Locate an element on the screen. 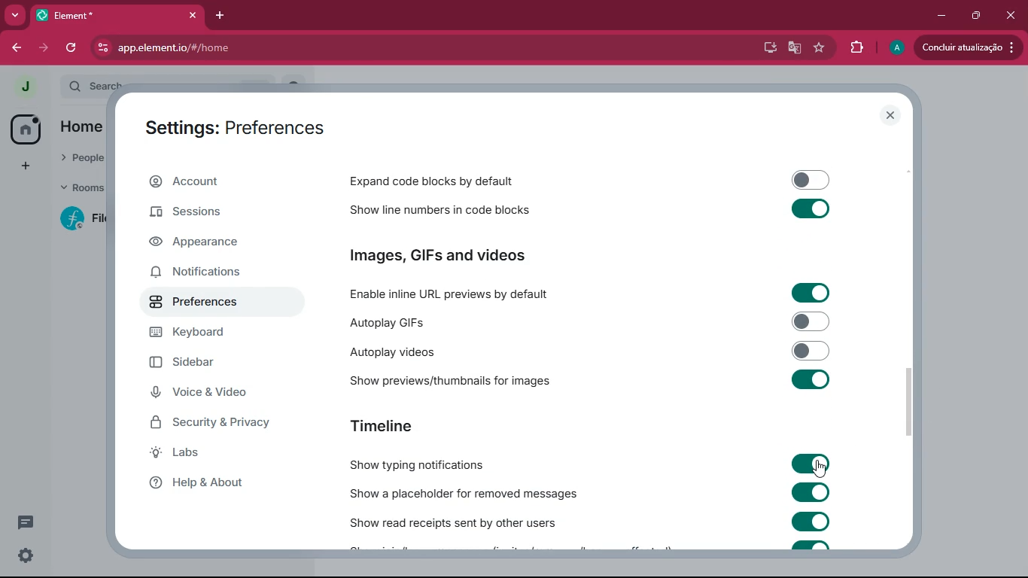  show line numbers in code blocks is located at coordinates (452, 211).